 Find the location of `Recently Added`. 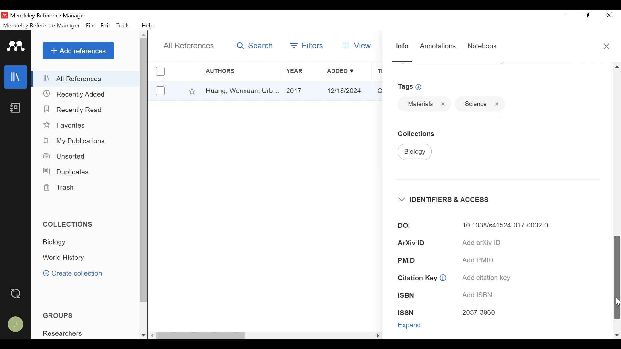

Recently Added is located at coordinates (76, 94).